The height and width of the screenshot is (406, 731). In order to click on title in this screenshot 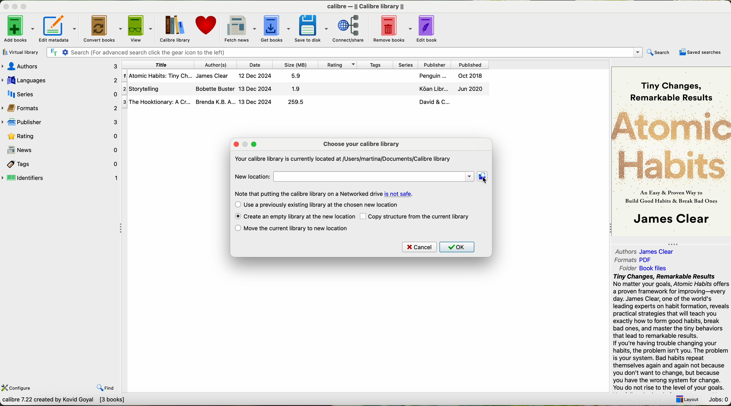, I will do `click(159, 64)`.